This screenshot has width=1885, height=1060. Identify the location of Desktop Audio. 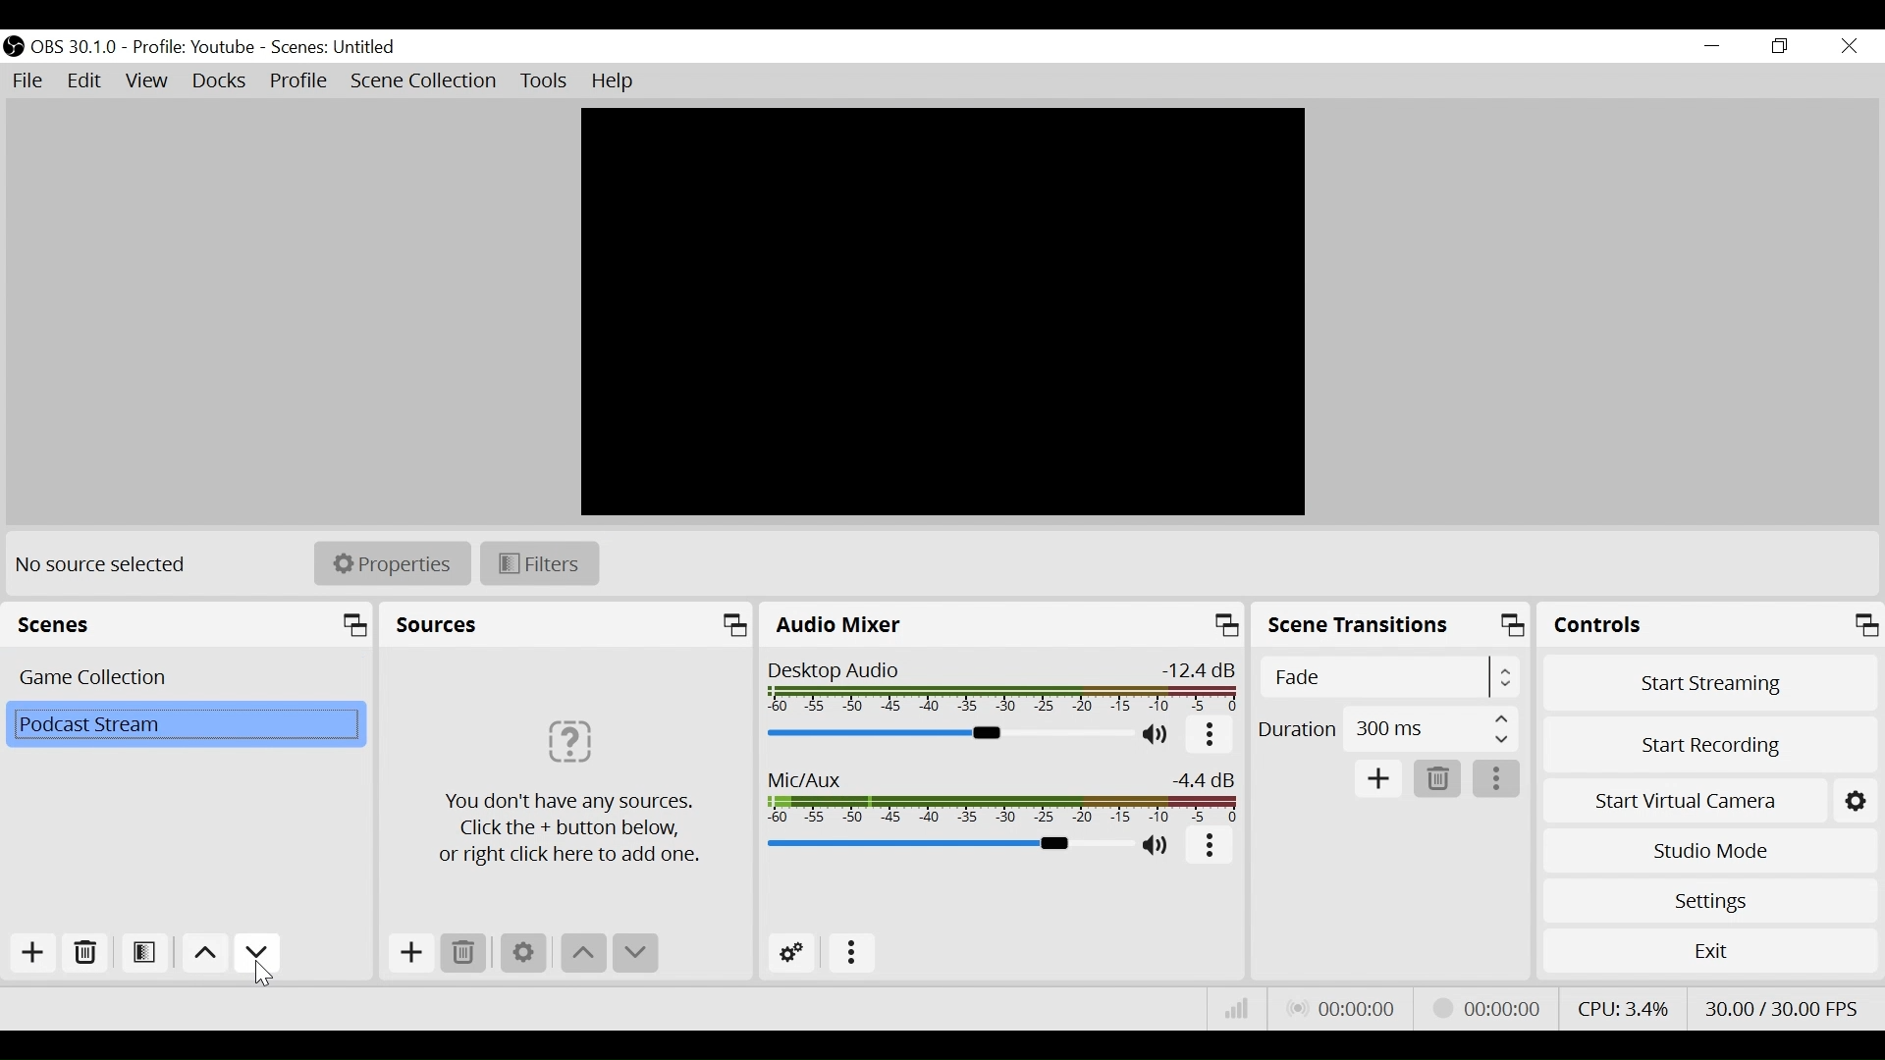
(1003, 689).